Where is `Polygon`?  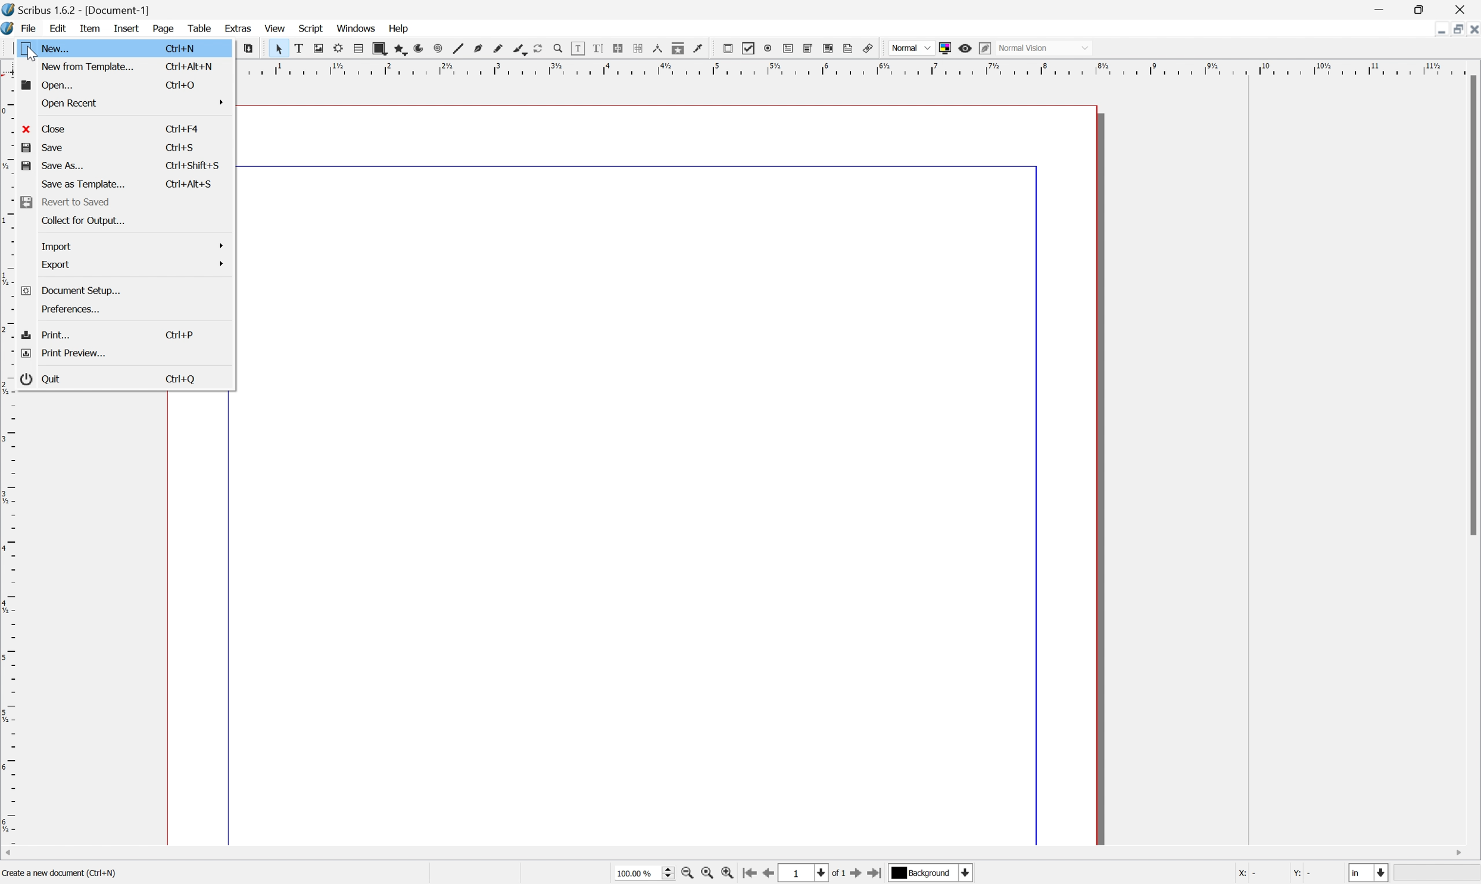
Polygon is located at coordinates (397, 49).